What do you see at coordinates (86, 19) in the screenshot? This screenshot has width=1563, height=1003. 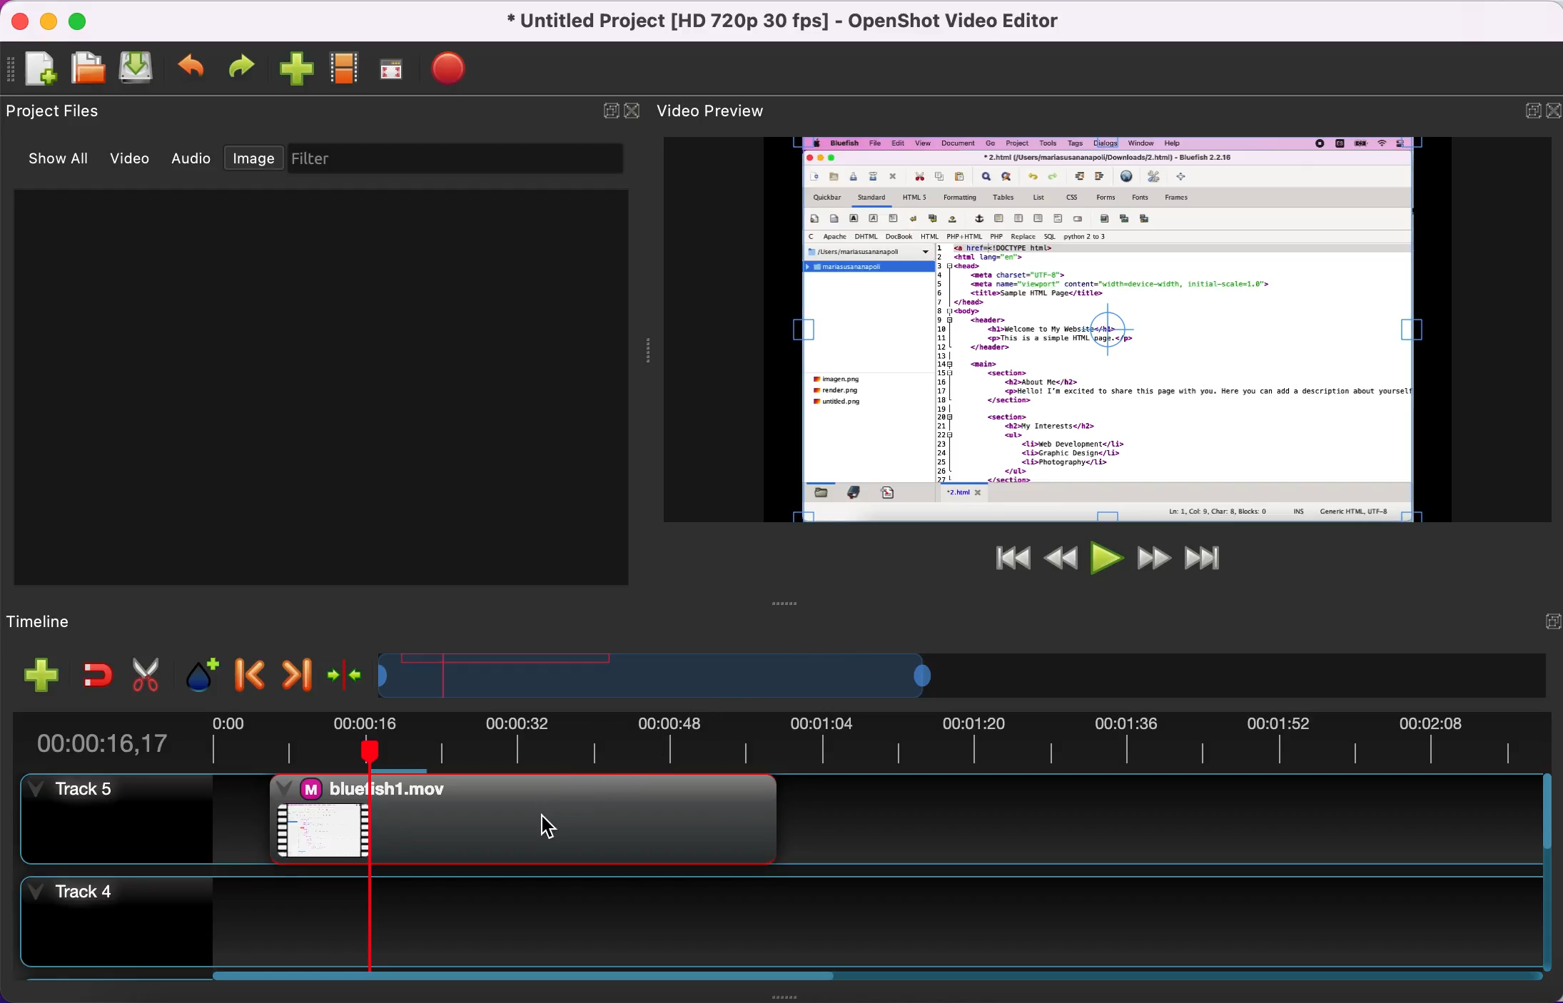 I see `maximize` at bounding box center [86, 19].